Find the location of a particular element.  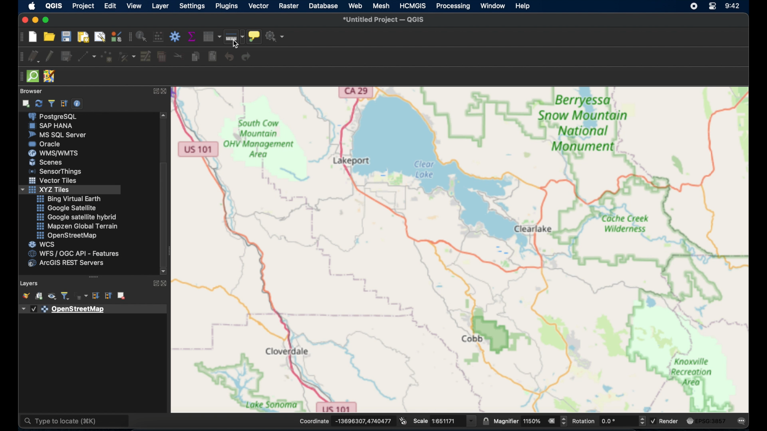

control center is located at coordinates (714, 7).